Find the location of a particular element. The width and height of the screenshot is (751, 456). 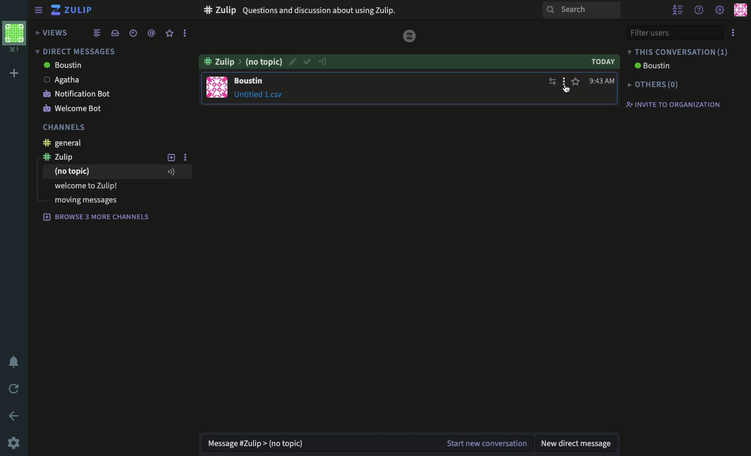

options is located at coordinates (185, 33).